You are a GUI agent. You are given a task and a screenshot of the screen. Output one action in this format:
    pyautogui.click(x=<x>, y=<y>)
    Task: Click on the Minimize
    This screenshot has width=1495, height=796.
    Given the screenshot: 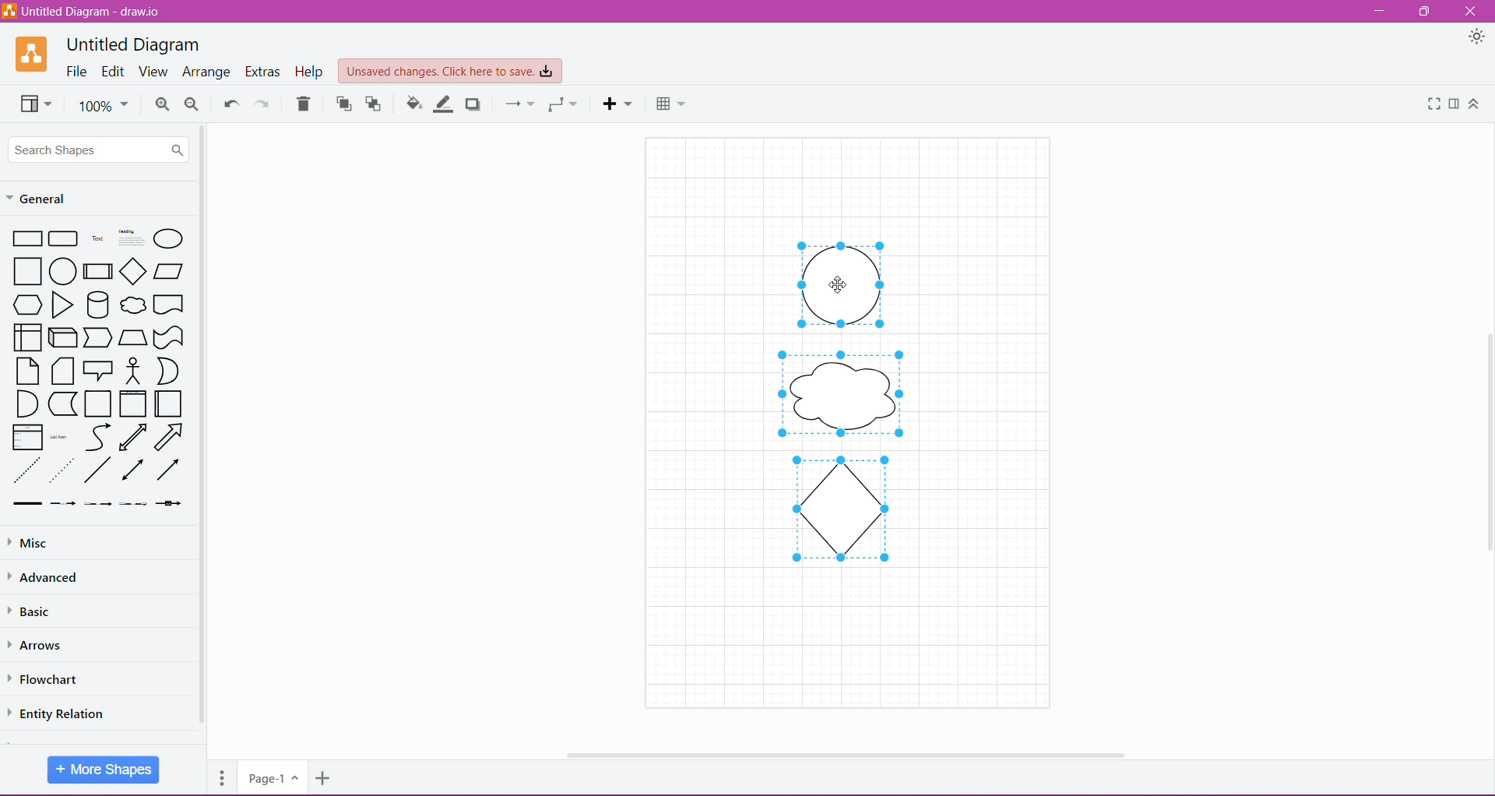 What is the action you would take?
    pyautogui.click(x=1379, y=12)
    